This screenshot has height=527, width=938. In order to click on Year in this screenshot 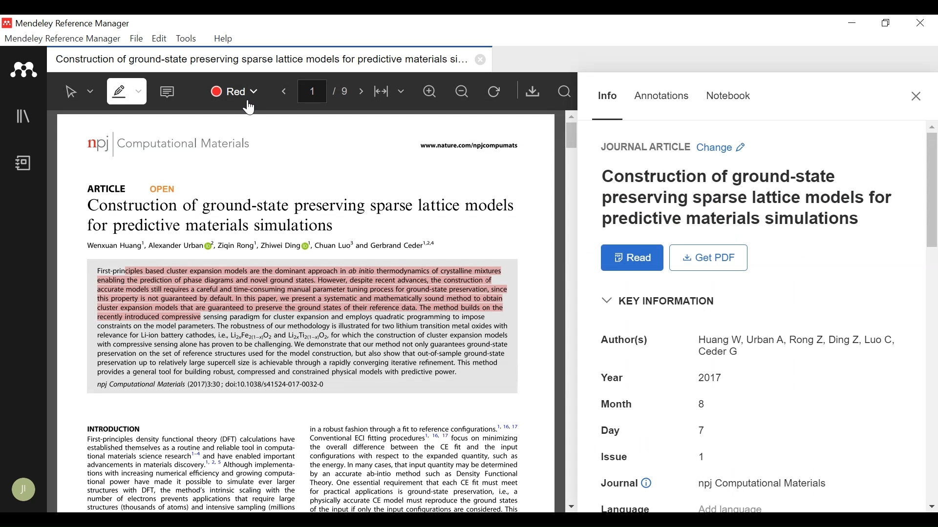, I will do `click(613, 377)`.